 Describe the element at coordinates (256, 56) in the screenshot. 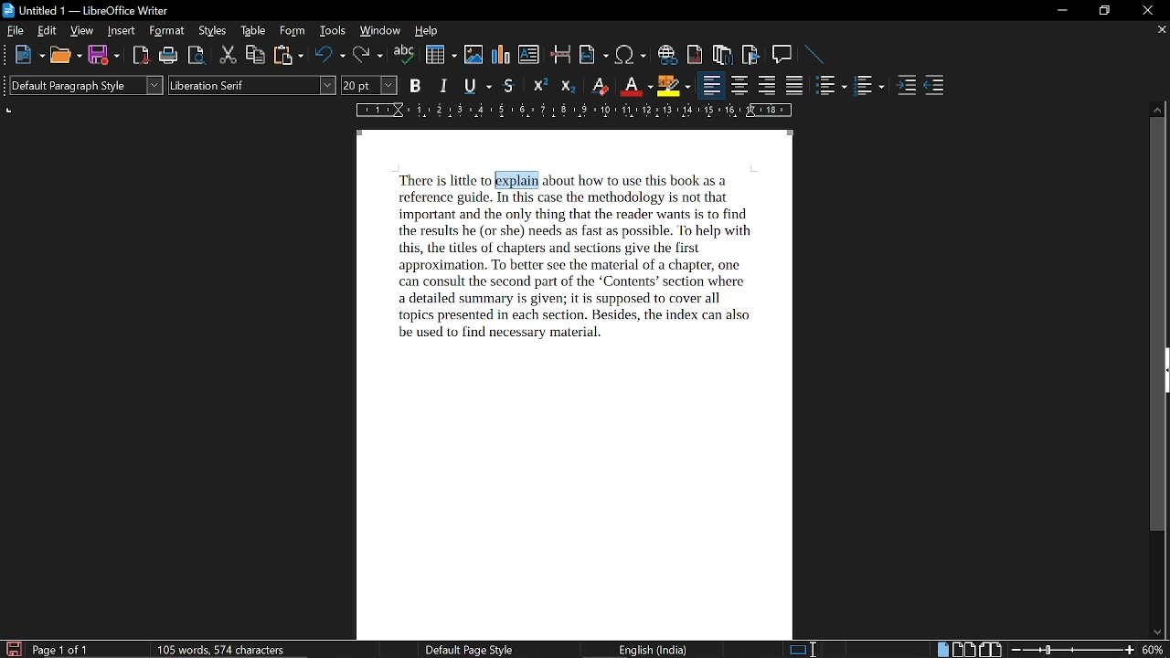

I see `copy` at that location.